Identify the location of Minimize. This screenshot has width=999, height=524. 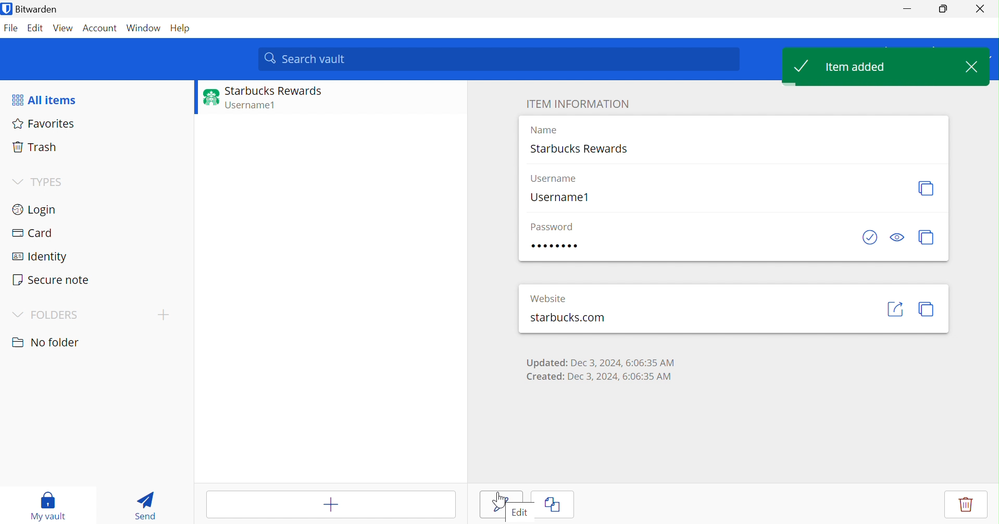
(908, 6).